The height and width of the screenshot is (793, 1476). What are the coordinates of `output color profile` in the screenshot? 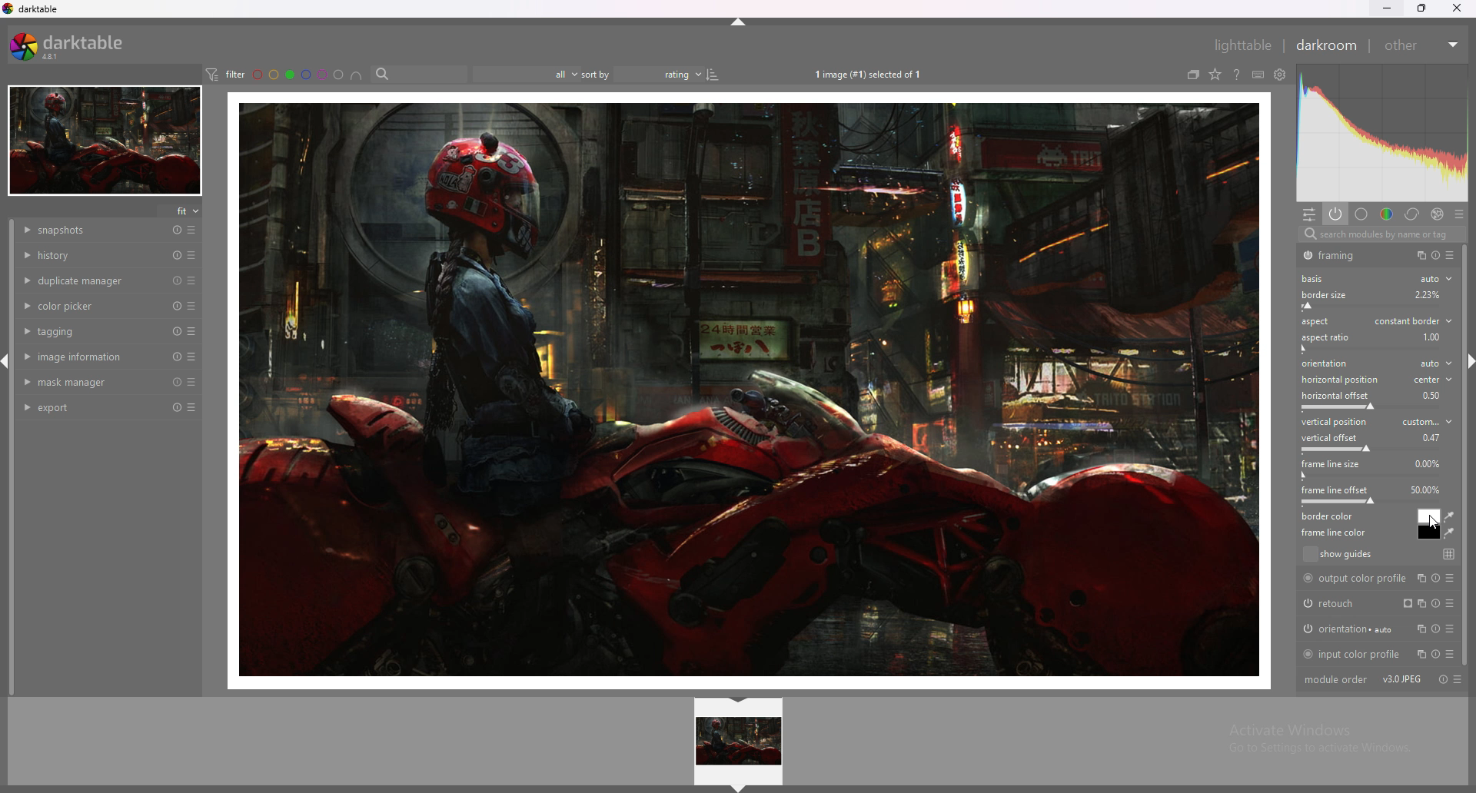 It's located at (1375, 579).